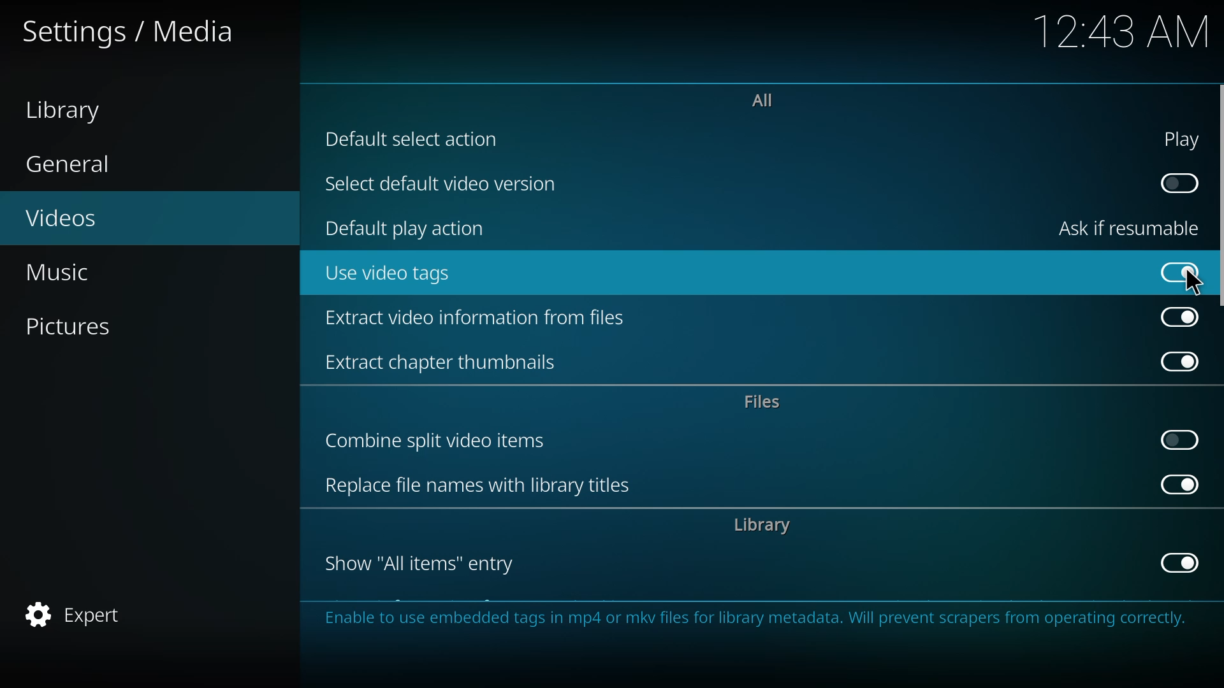 This screenshot has width=1224, height=688. Describe the element at coordinates (82, 326) in the screenshot. I see `pictures` at that location.